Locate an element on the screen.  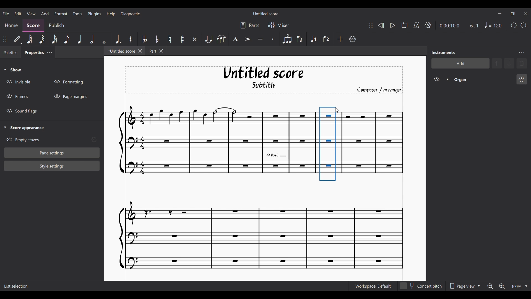
Close current tab is located at coordinates (140, 51).